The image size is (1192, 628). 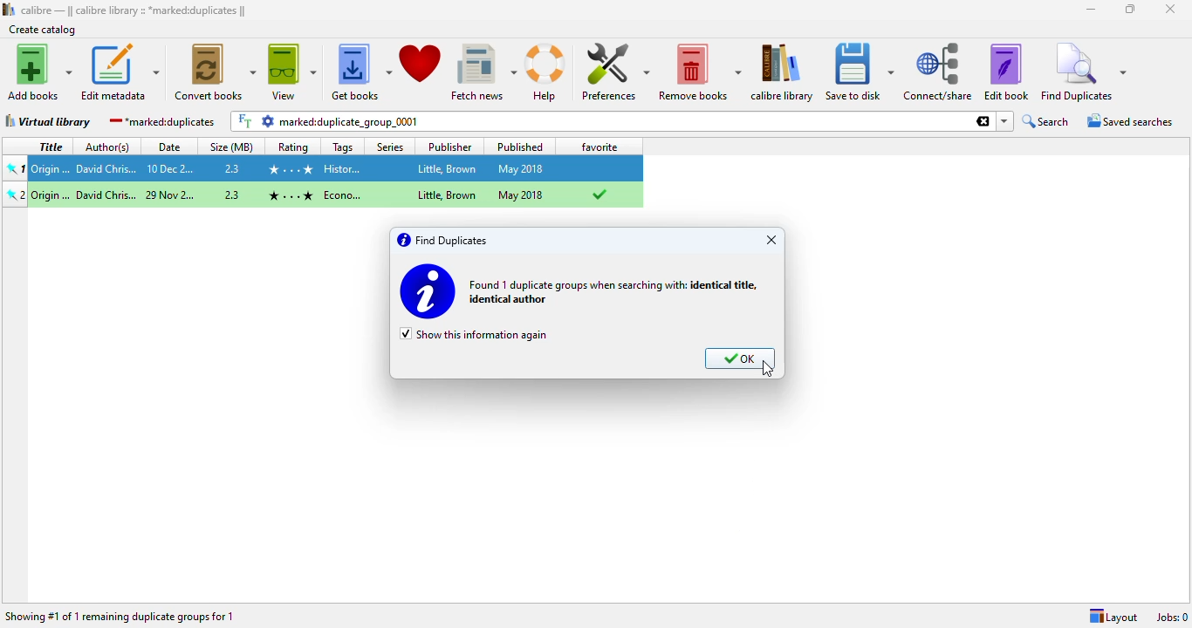 What do you see at coordinates (1045, 121) in the screenshot?
I see `search` at bounding box center [1045, 121].